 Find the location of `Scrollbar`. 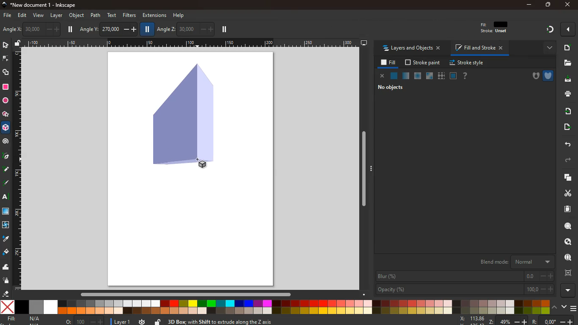

Scrollbar is located at coordinates (194, 294).